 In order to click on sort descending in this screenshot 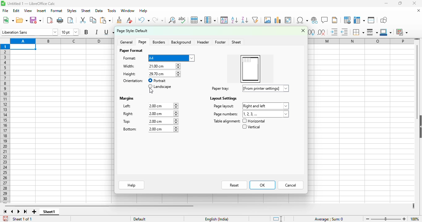, I will do `click(245, 20)`.